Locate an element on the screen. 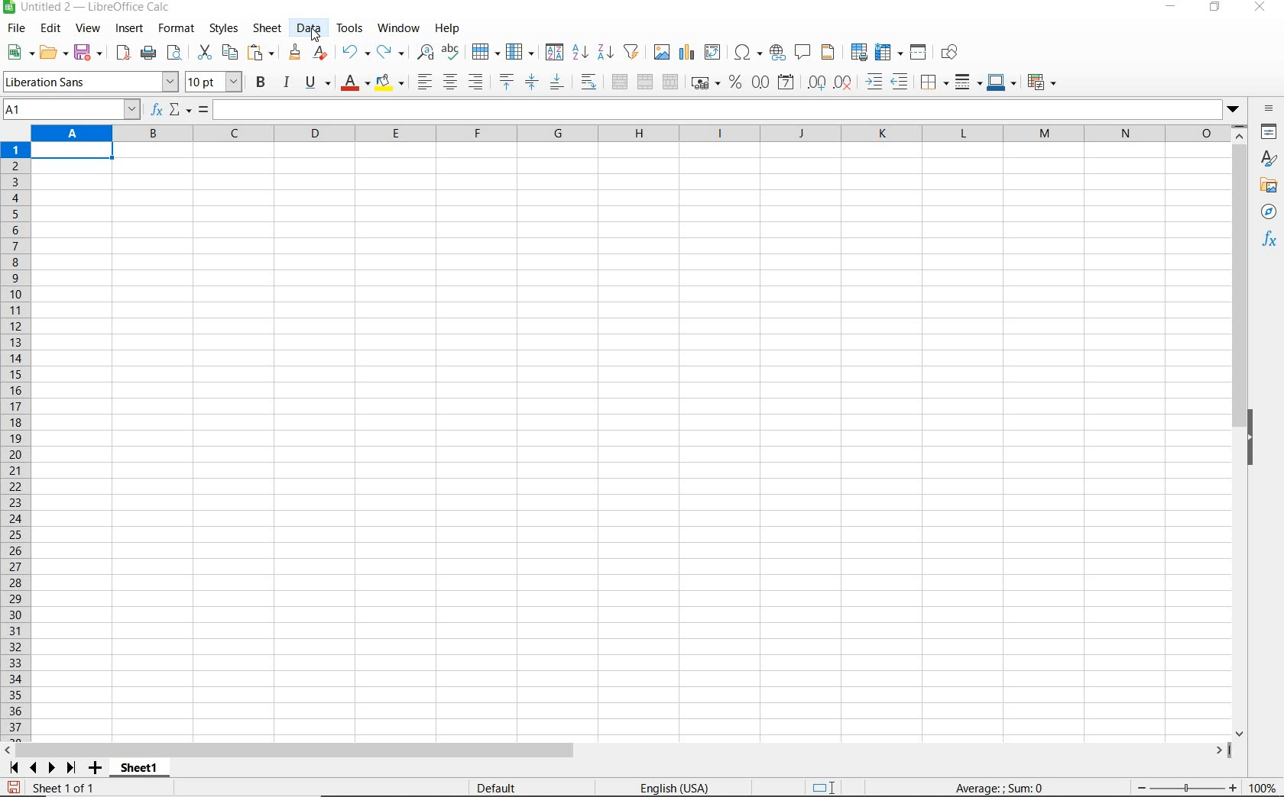 The height and width of the screenshot is (797, 1284). help is located at coordinates (447, 28).